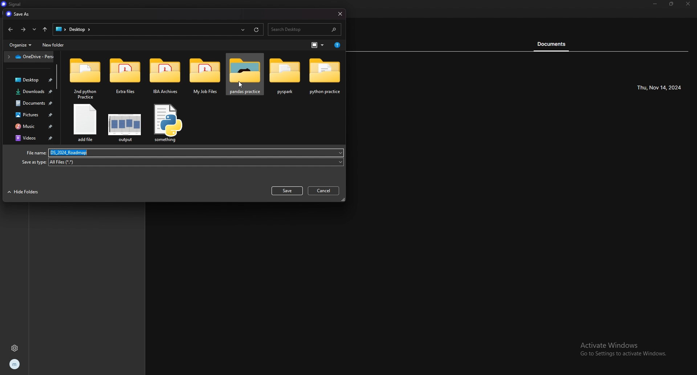 This screenshot has width=697, height=375. Describe the element at coordinates (205, 75) in the screenshot. I see `folder` at that location.